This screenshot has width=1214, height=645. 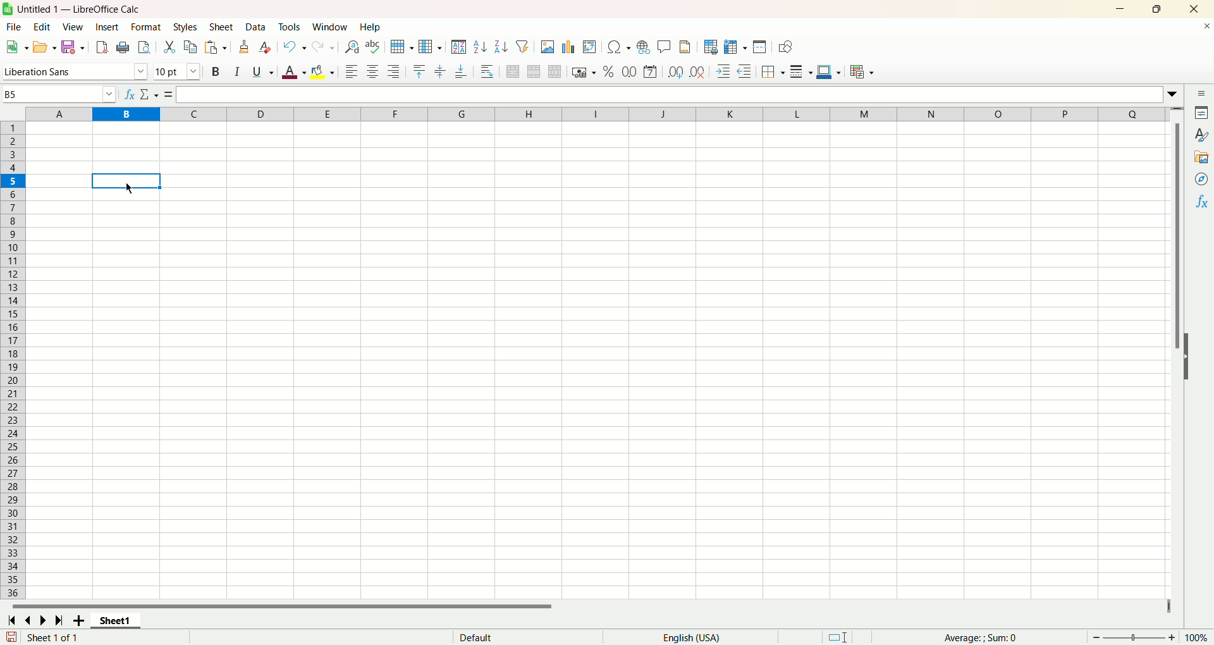 What do you see at coordinates (169, 95) in the screenshot?
I see `formula` at bounding box center [169, 95].